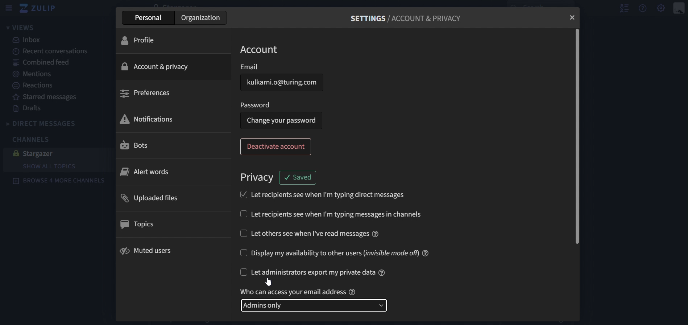 Image resolution: width=688 pixels, height=325 pixels. Describe the element at coordinates (20, 28) in the screenshot. I see `views` at that location.